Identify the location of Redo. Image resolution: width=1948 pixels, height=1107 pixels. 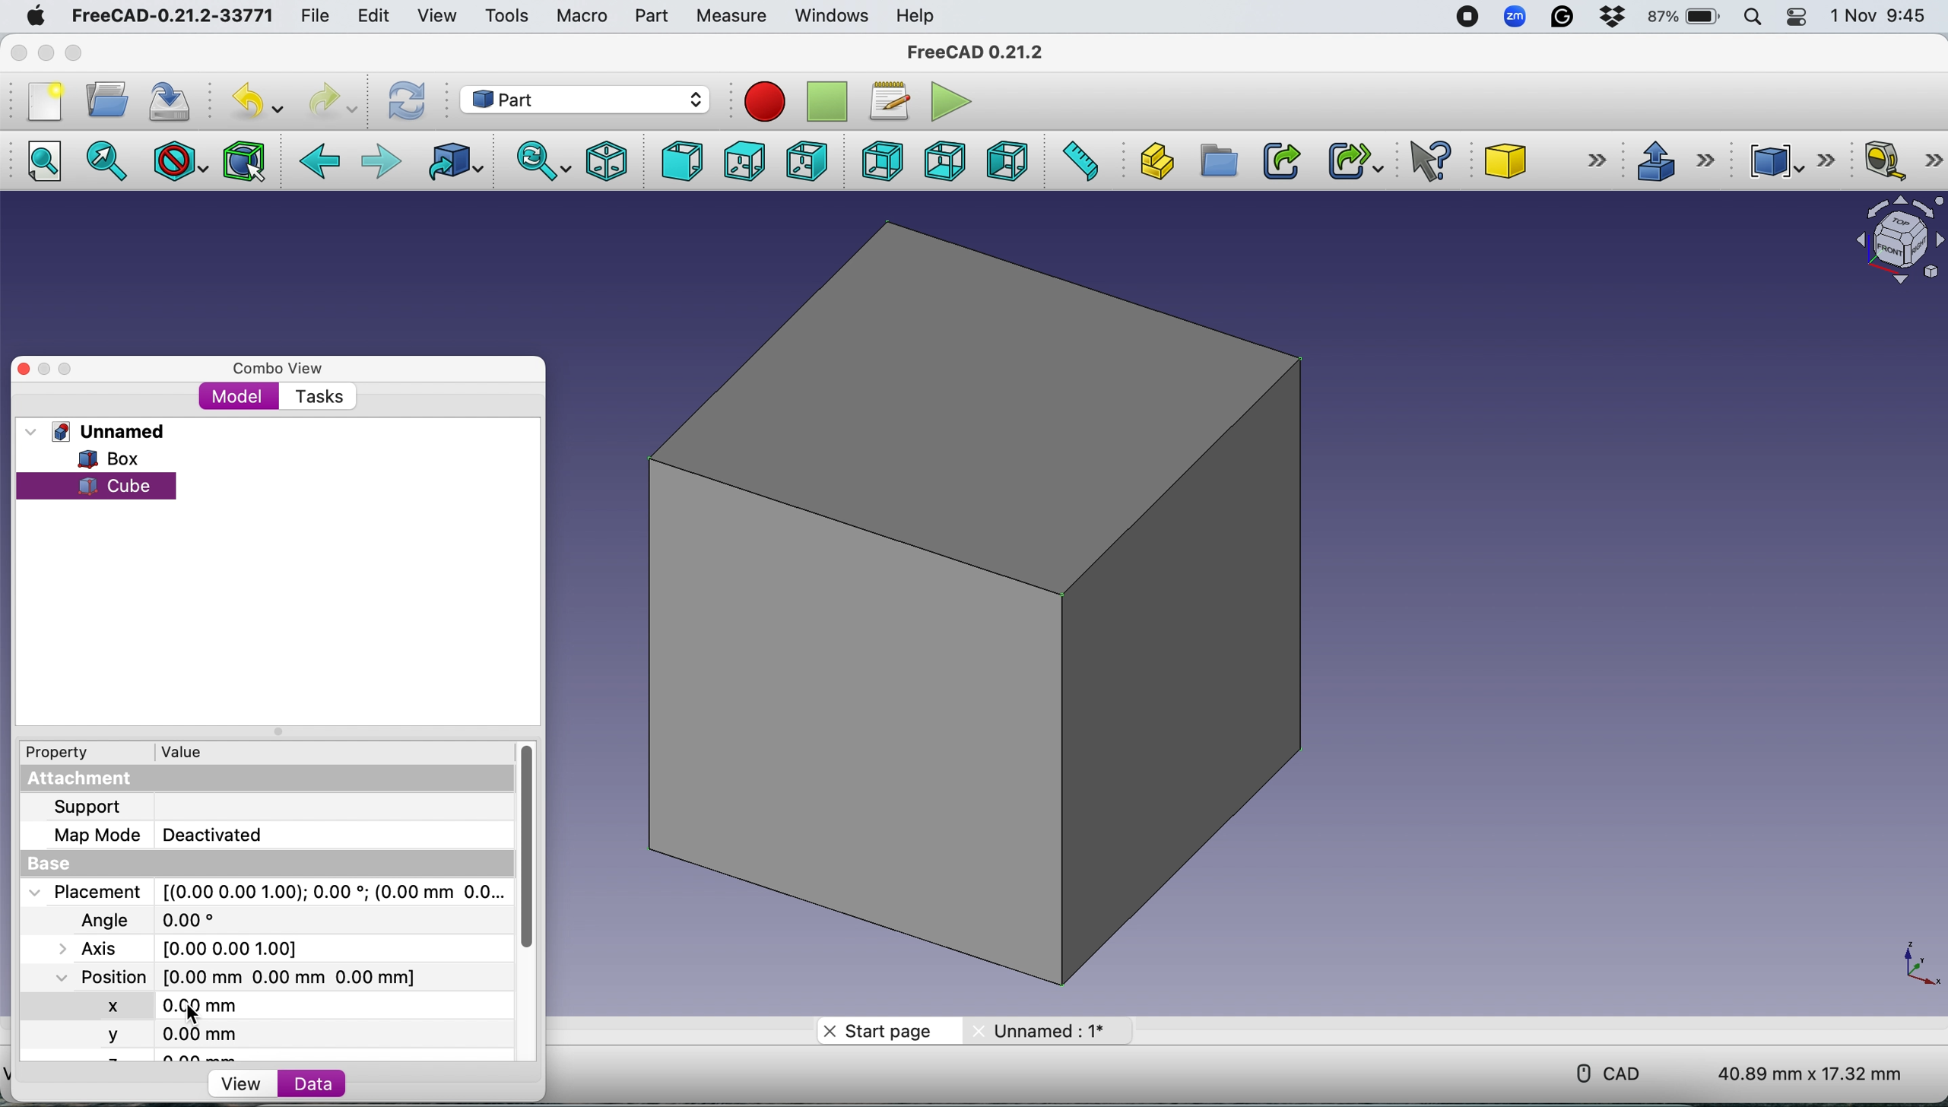
(330, 102).